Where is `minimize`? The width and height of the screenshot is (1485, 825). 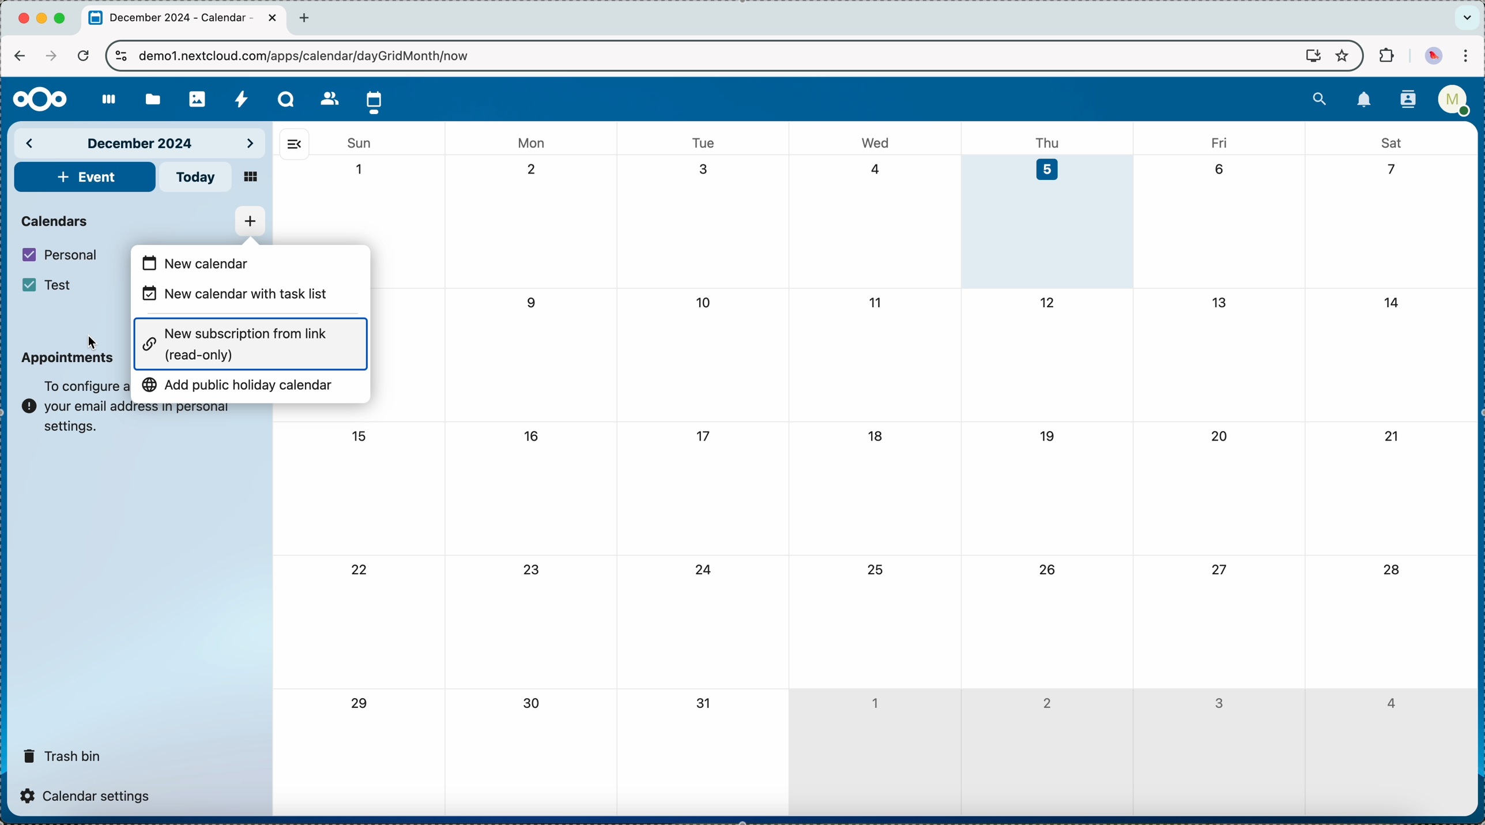 minimize is located at coordinates (44, 20).